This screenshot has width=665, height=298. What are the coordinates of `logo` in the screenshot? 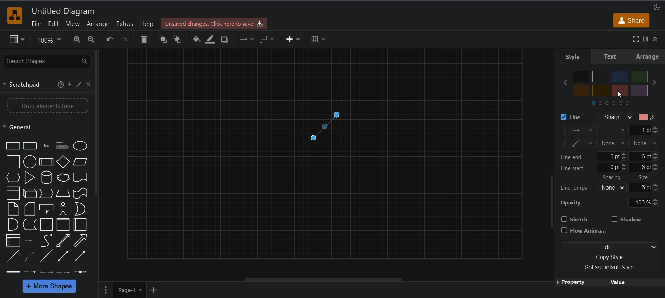 It's located at (14, 15).